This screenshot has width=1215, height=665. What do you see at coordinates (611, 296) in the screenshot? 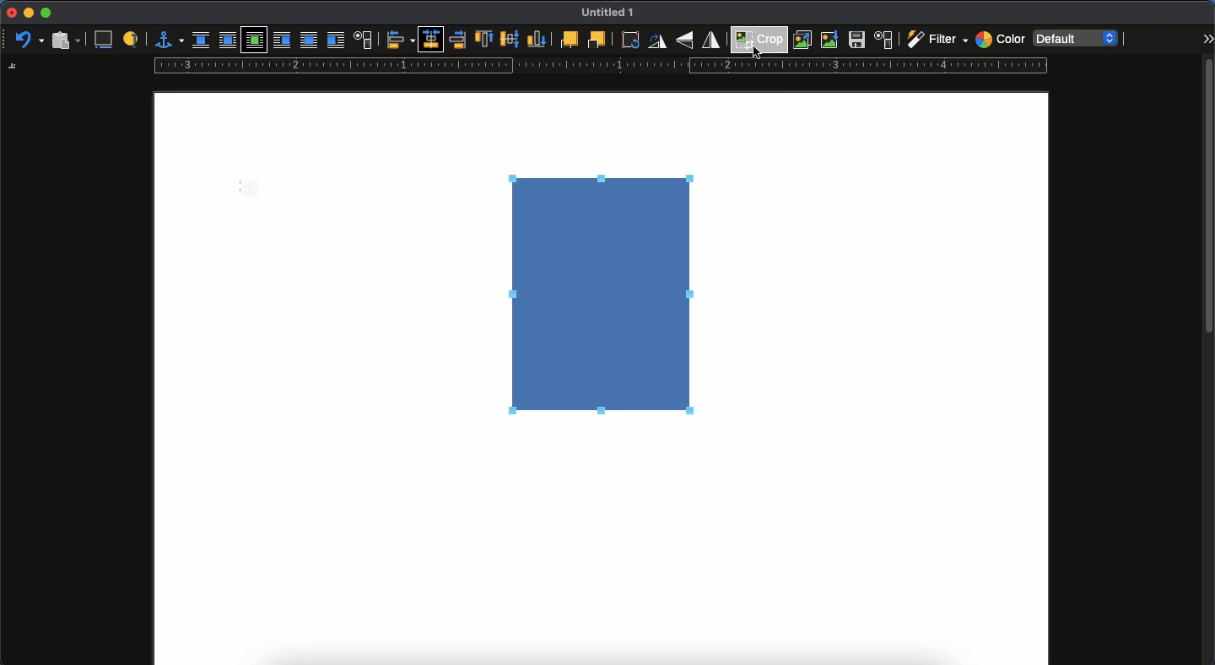
I see `image` at bounding box center [611, 296].